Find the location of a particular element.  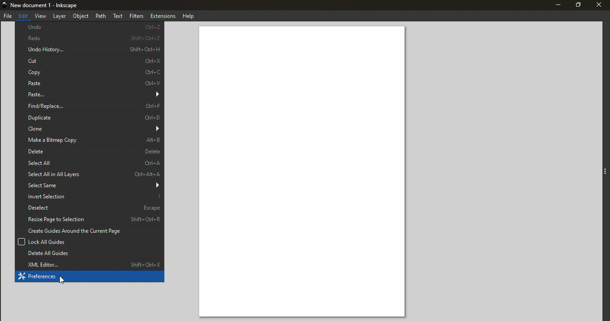

Find/replace is located at coordinates (88, 105).